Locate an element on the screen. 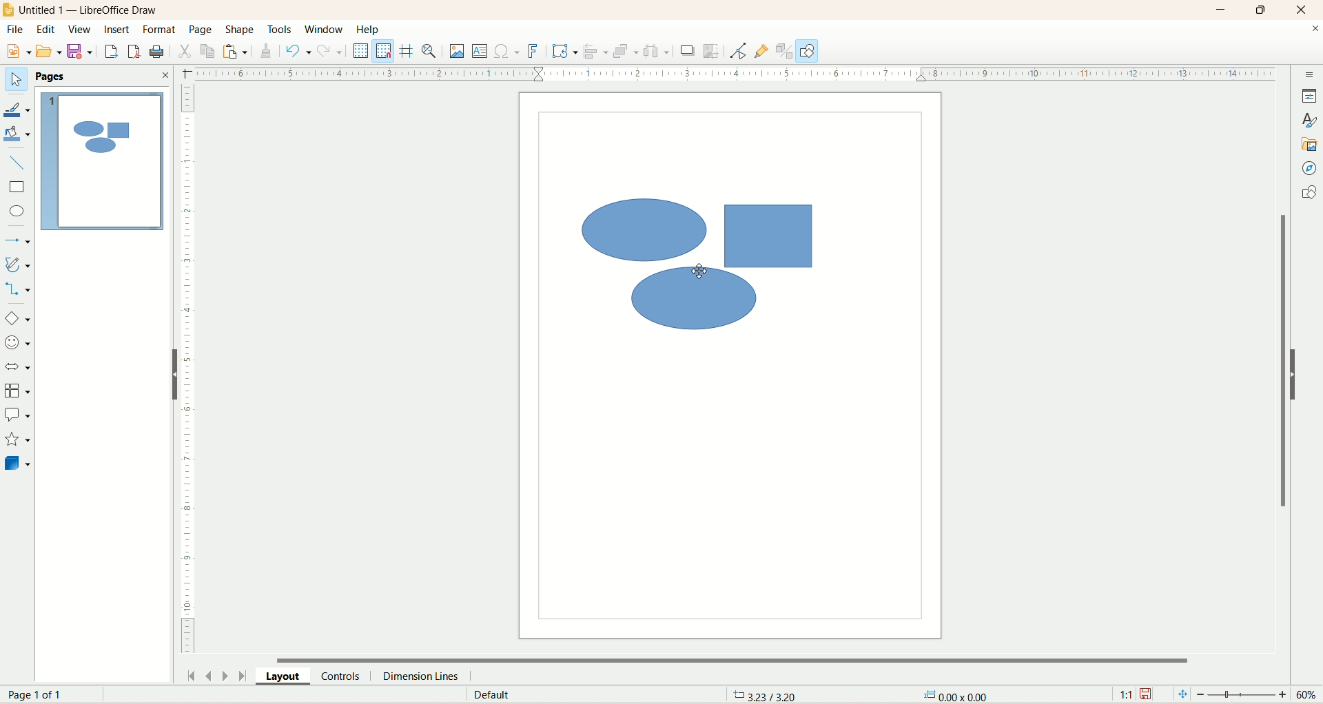 This screenshot has height=704, width=1323. first page is located at coordinates (192, 677).